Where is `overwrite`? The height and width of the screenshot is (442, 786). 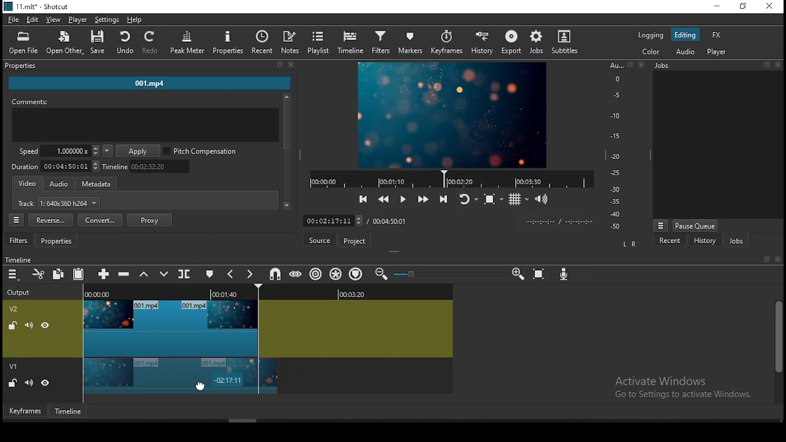
overwrite is located at coordinates (164, 274).